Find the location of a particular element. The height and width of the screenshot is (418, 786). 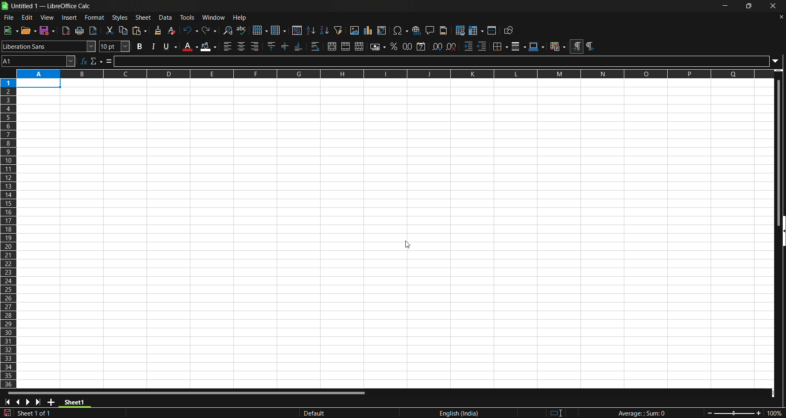

align left is located at coordinates (228, 46).